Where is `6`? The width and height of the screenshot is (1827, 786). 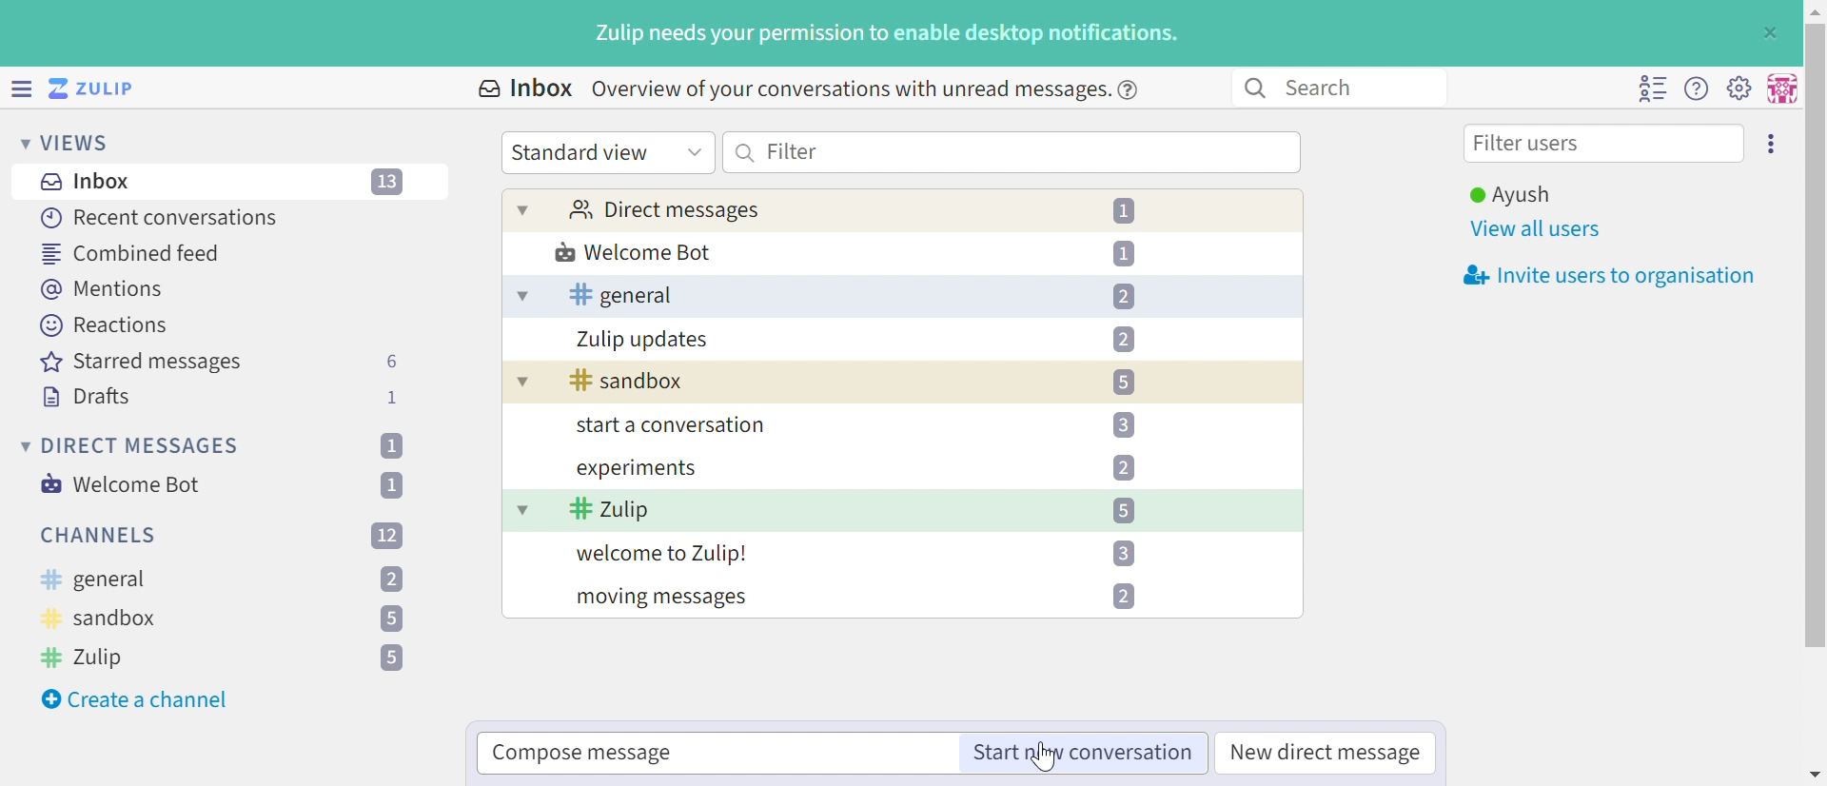 6 is located at coordinates (391, 362).